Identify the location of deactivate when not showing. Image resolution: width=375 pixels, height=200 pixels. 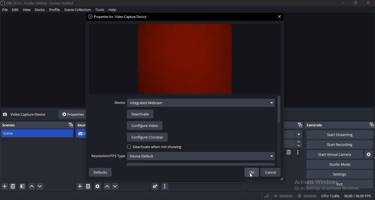
(155, 147).